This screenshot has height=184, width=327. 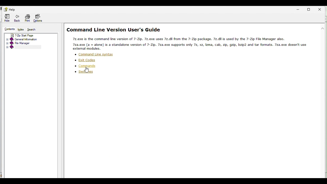 I want to click on 7 zip start page, so click(x=27, y=35).